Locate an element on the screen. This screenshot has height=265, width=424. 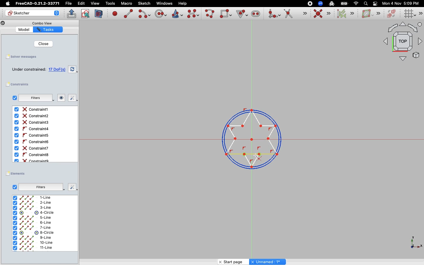
Create Regular Polygon is located at coordinates (241, 14).